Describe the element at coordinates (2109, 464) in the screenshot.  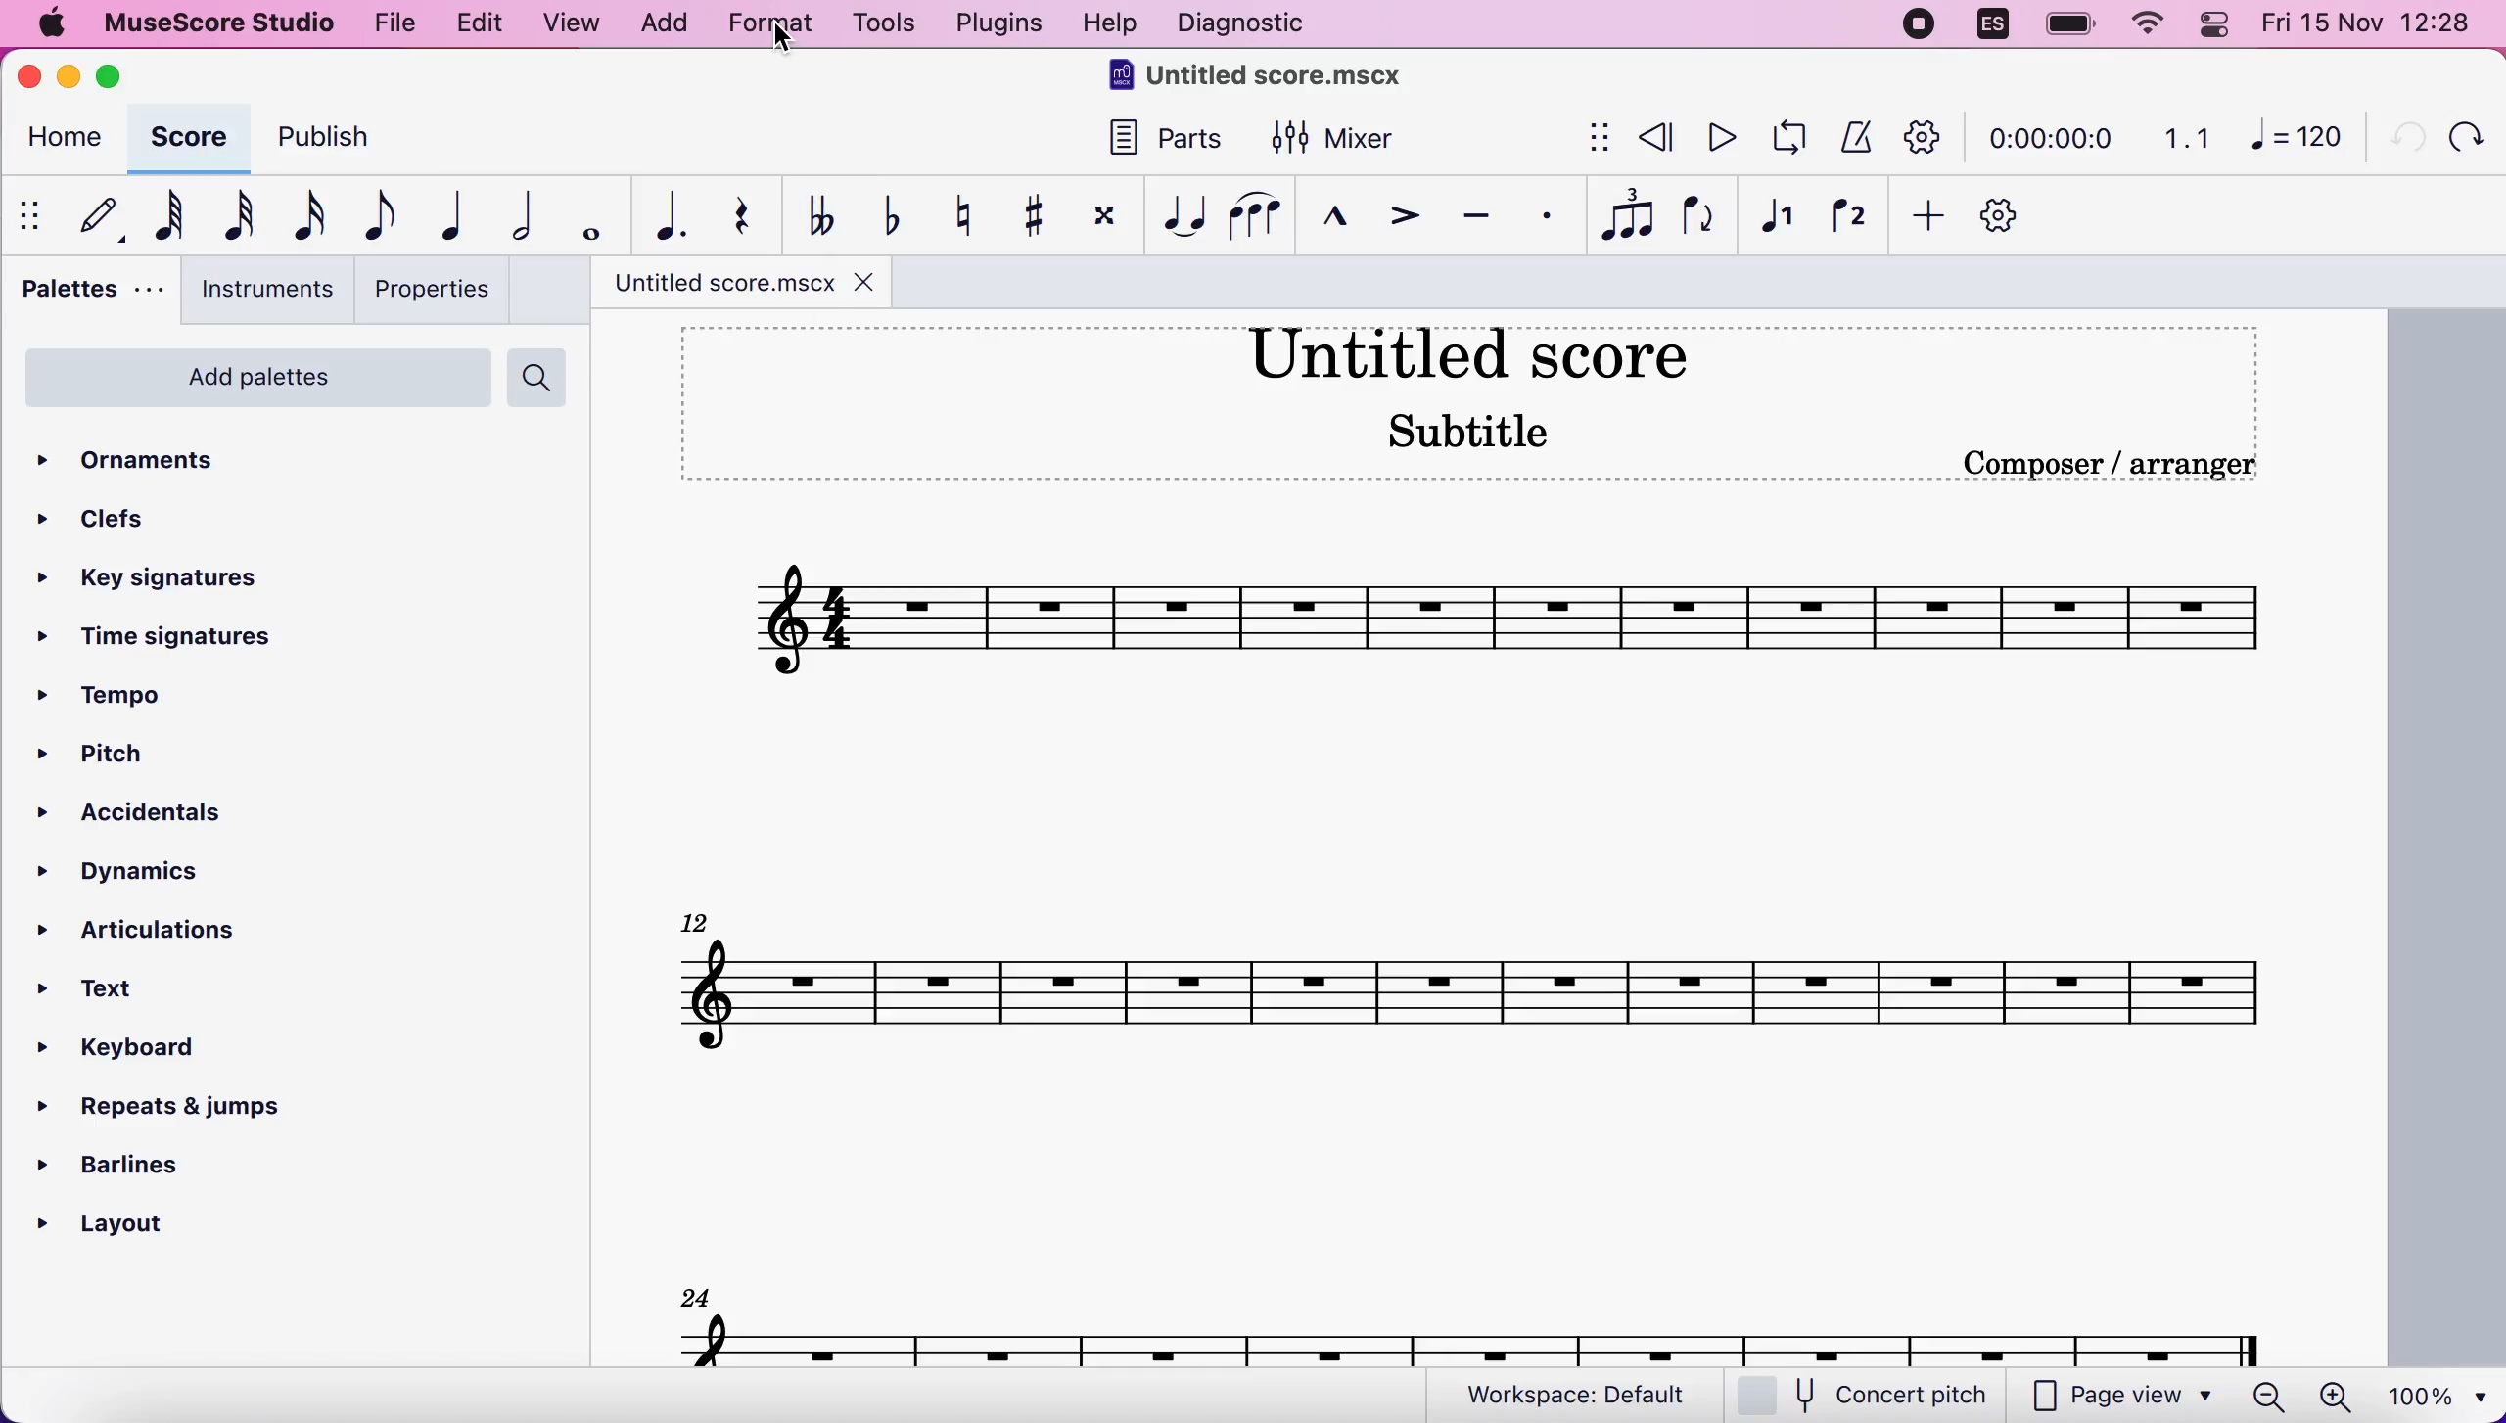
I see `details` at that location.